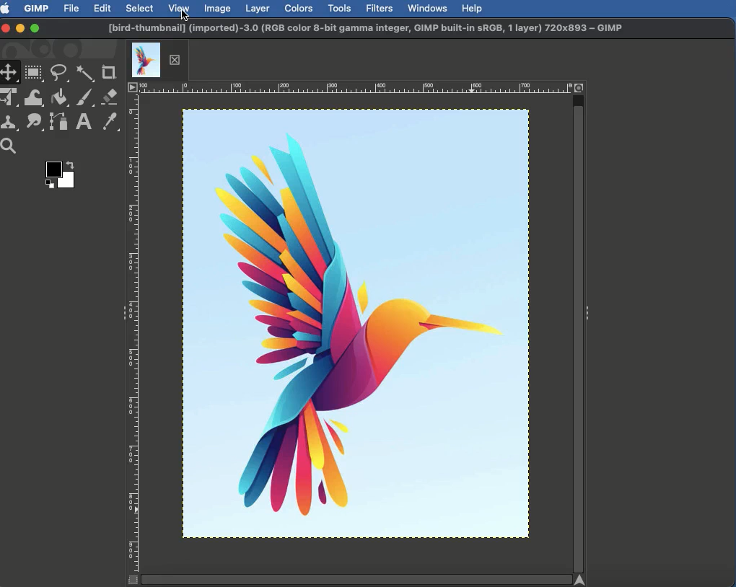  What do you see at coordinates (58, 99) in the screenshot?
I see `Fill color` at bounding box center [58, 99].